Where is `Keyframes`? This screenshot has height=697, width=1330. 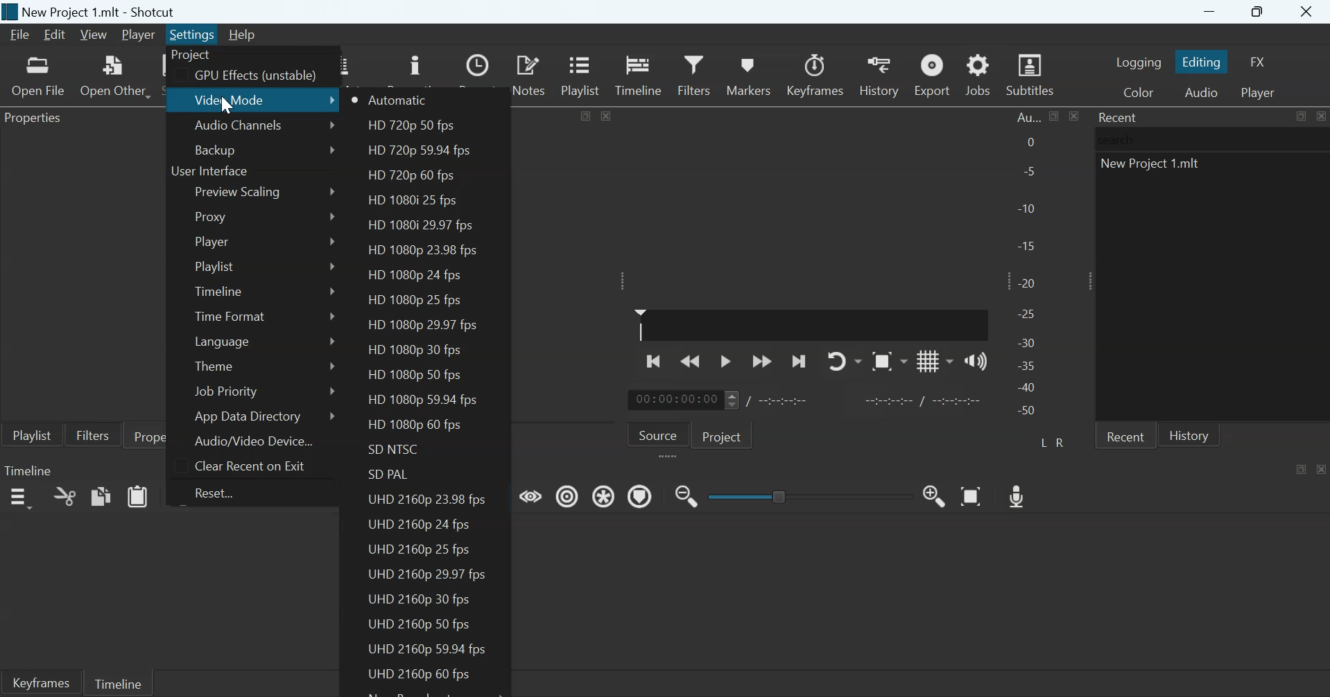
Keyframes is located at coordinates (816, 75).